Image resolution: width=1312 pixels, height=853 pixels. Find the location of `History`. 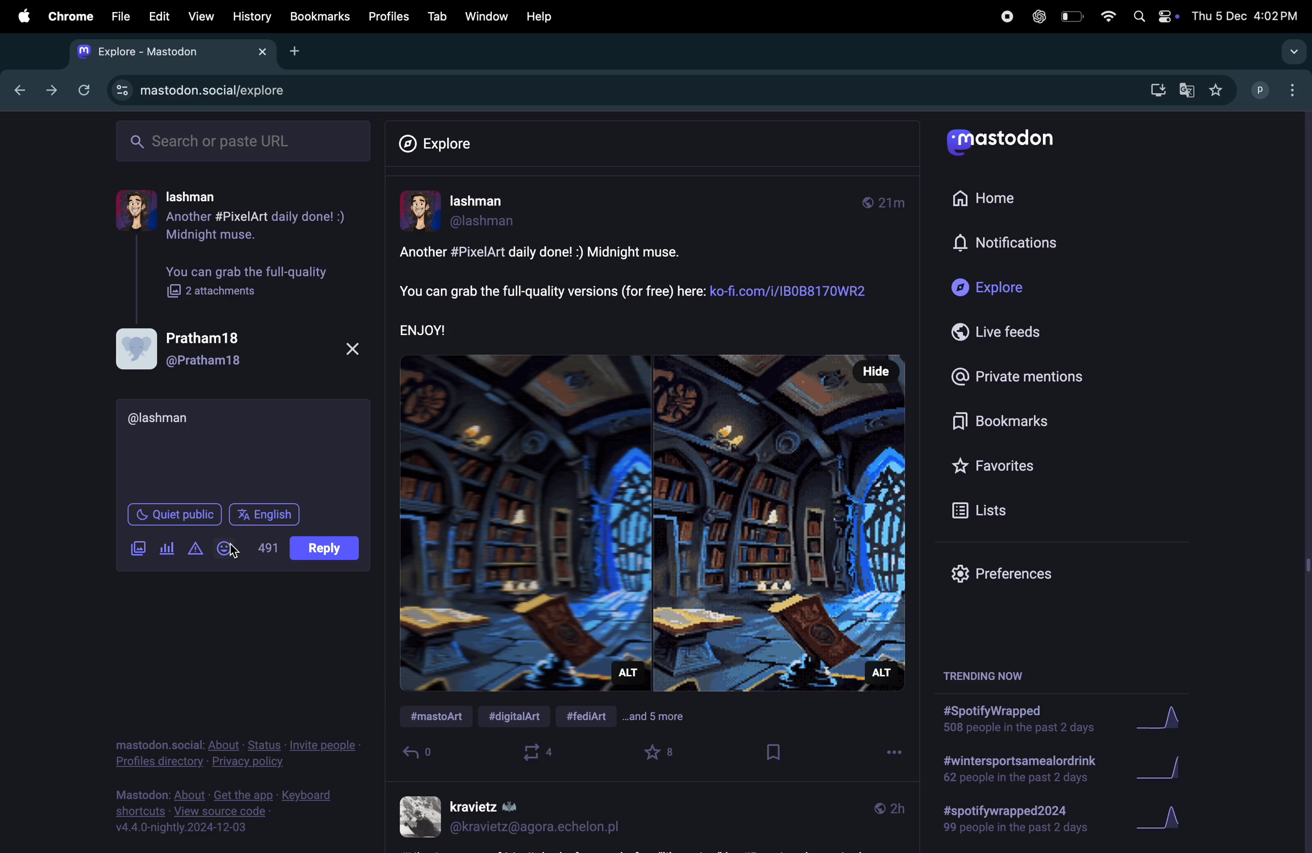

History is located at coordinates (250, 17).